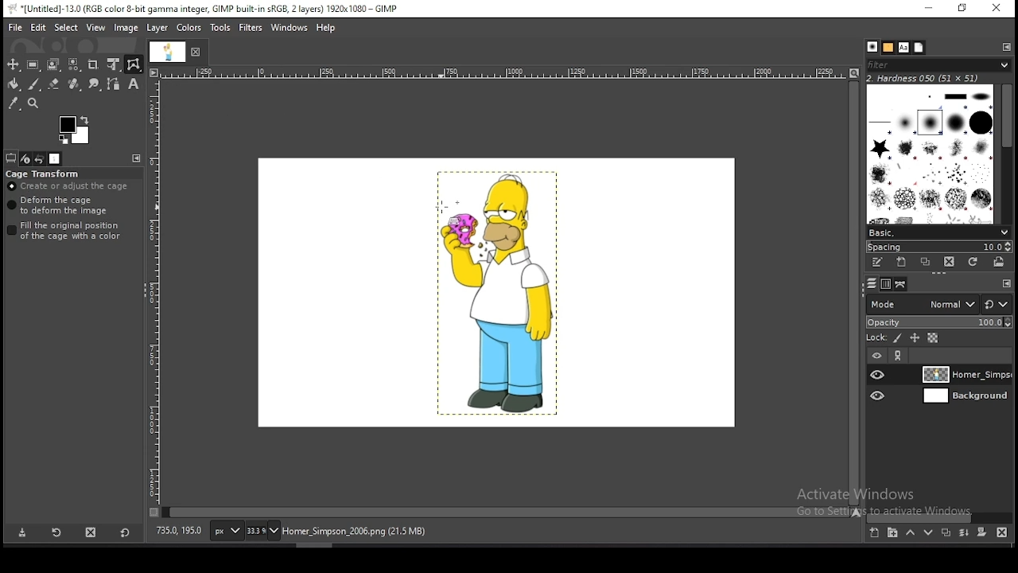  I want to click on fonts, so click(903, 47).